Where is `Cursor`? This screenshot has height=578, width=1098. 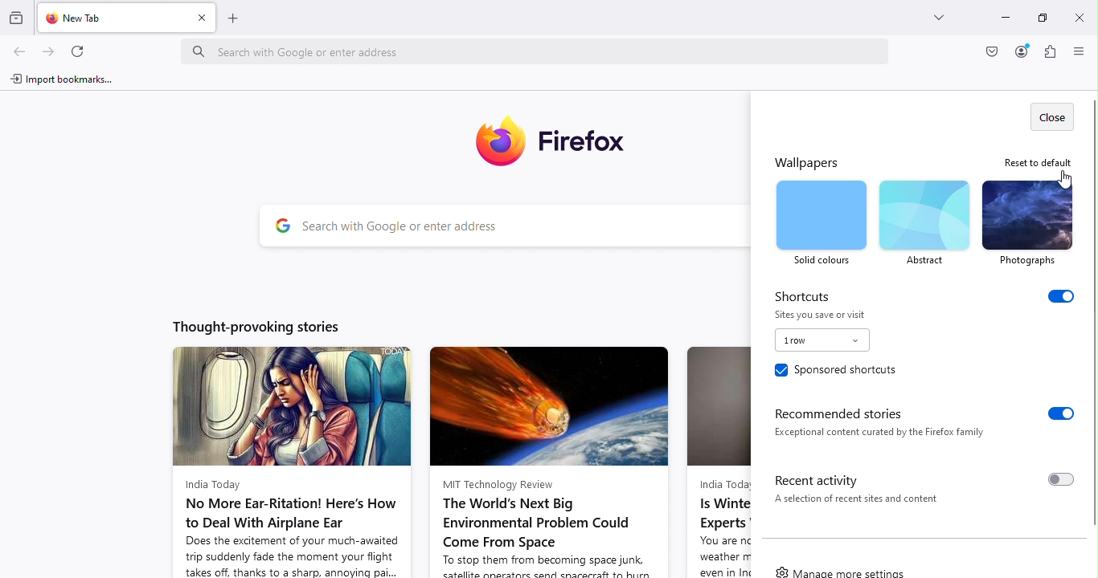
Cursor is located at coordinates (1063, 189).